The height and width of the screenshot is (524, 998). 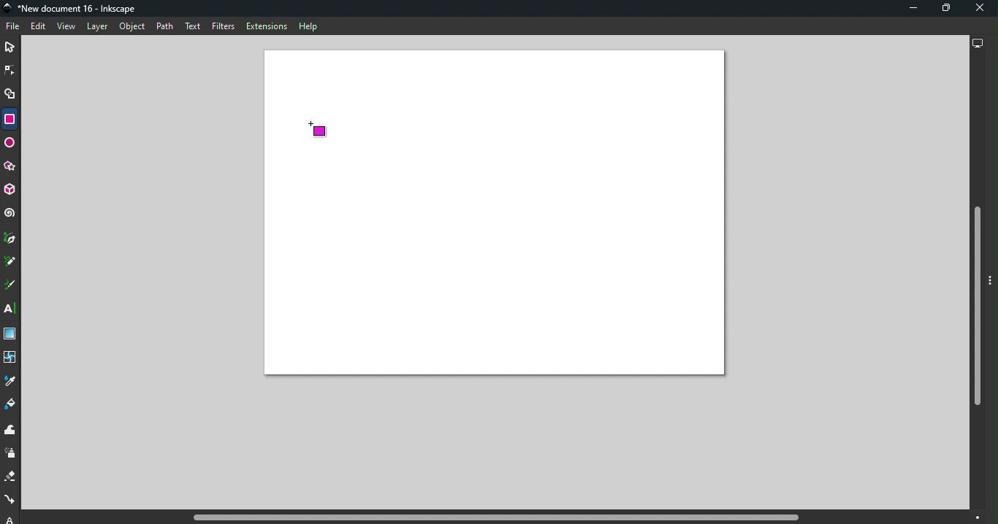 What do you see at coordinates (65, 26) in the screenshot?
I see `View` at bounding box center [65, 26].